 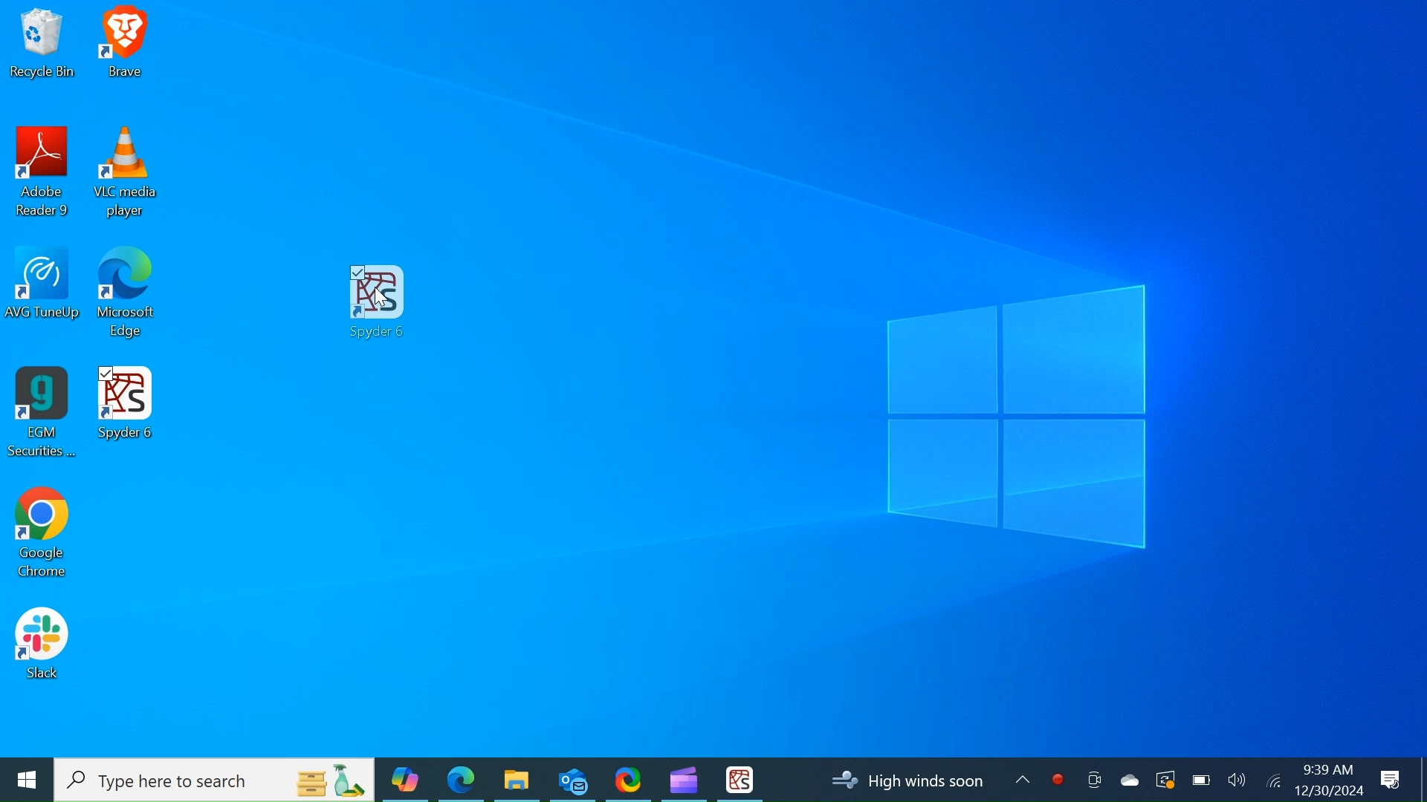 What do you see at coordinates (41, 537) in the screenshot?
I see `Google Chrome Desktop Icon` at bounding box center [41, 537].